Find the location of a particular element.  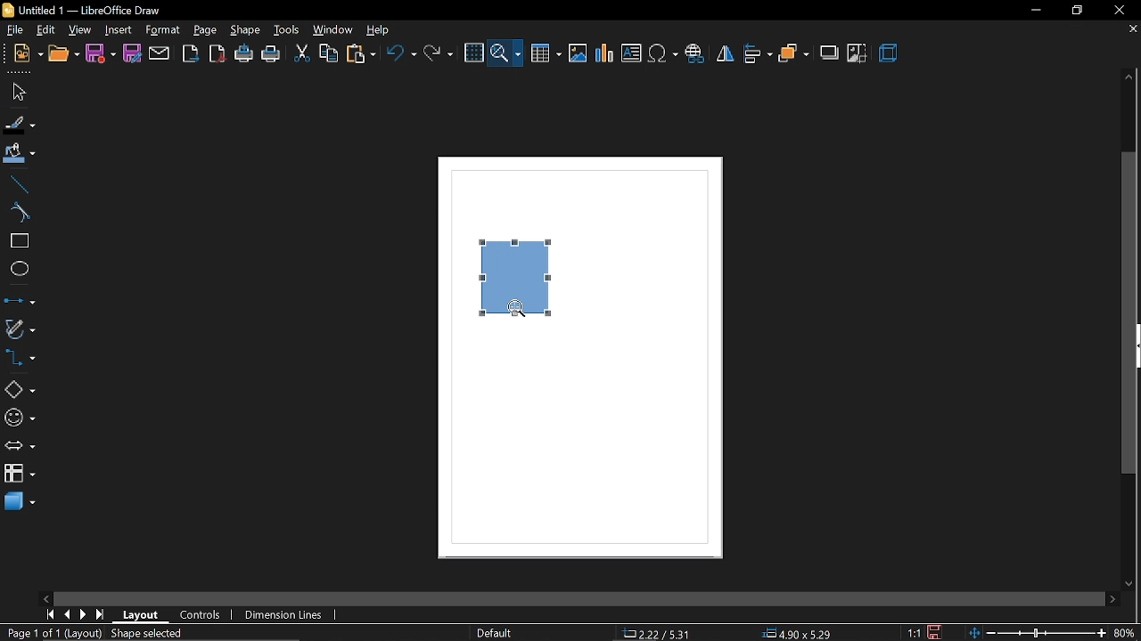

Insert chart is located at coordinates (604, 54).